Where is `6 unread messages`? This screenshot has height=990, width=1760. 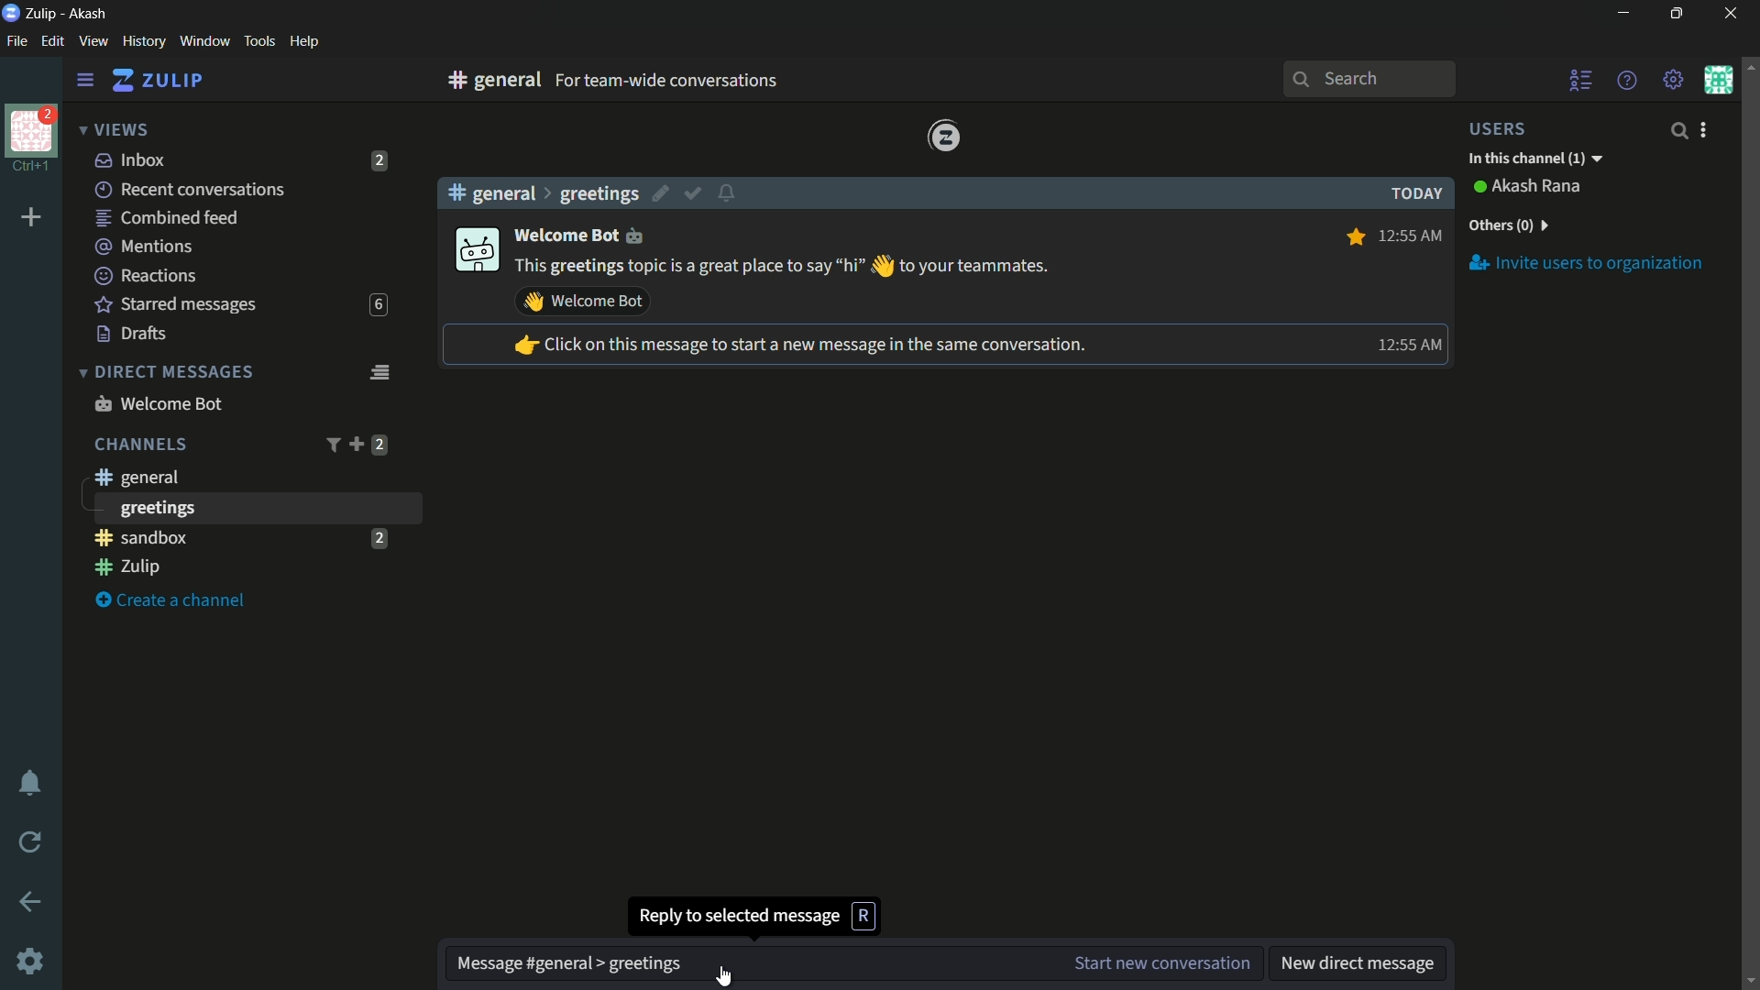
6 unread messages is located at coordinates (378, 305).